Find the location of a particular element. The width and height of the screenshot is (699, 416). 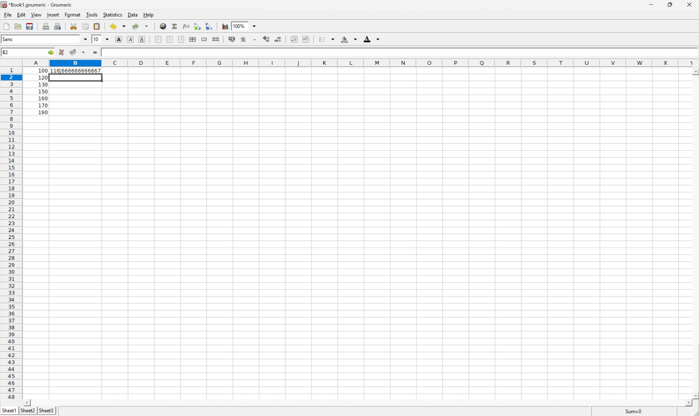

190 is located at coordinates (43, 112).